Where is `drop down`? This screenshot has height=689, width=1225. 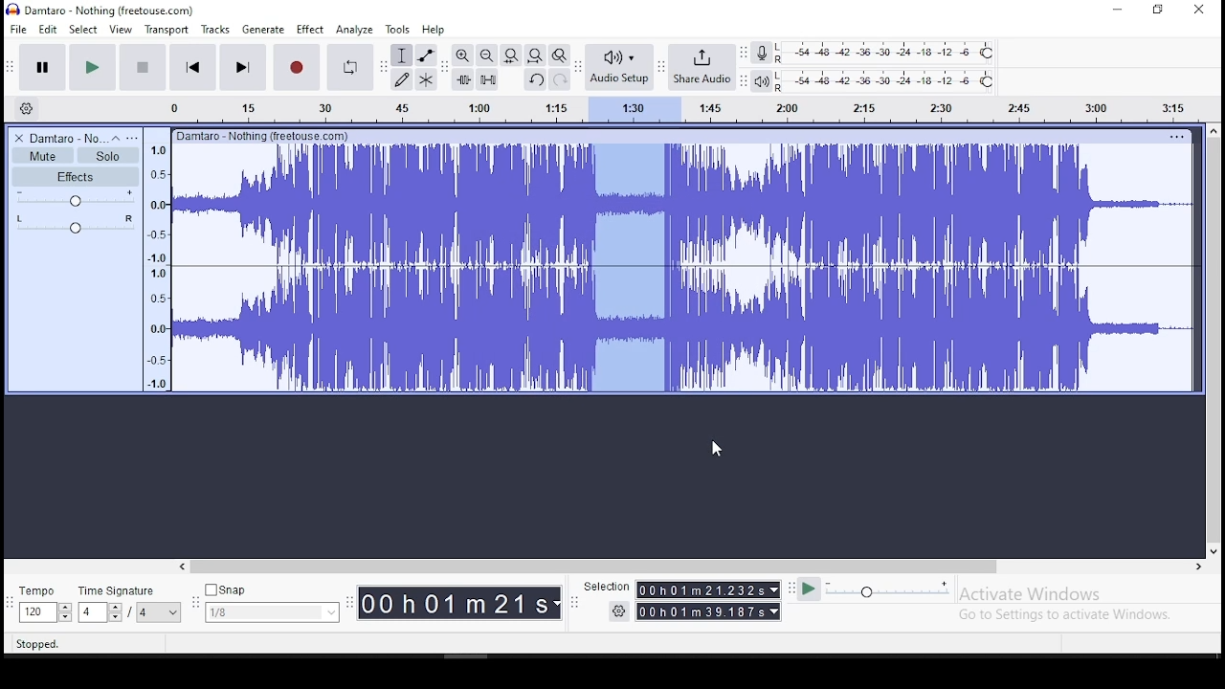
drop down is located at coordinates (776, 611).